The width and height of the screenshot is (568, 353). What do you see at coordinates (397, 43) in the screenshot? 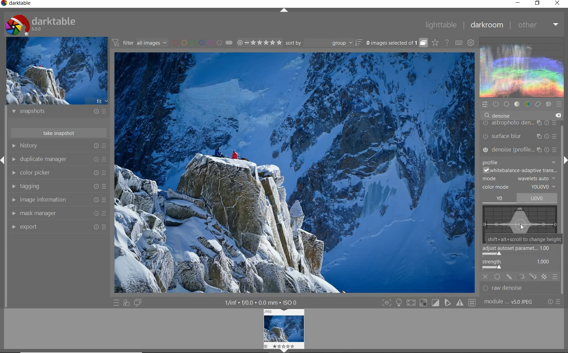
I see `grouped images` at bounding box center [397, 43].